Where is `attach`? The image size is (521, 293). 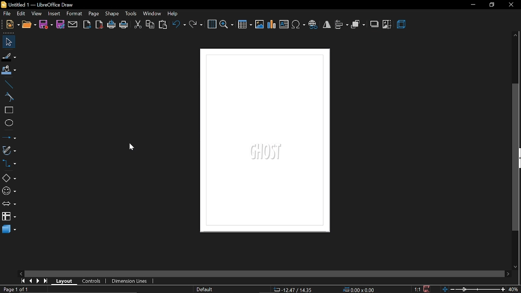
attach is located at coordinates (73, 25).